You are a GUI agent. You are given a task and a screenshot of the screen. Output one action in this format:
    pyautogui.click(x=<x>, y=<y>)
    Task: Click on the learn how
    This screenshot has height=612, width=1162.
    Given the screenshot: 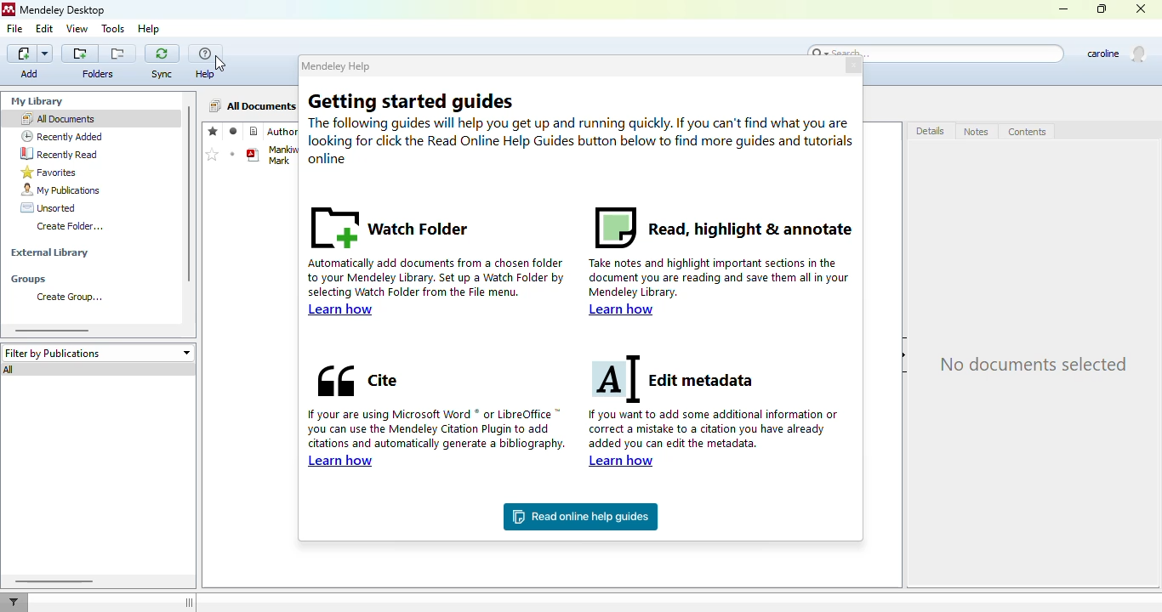 What is the action you would take?
    pyautogui.click(x=341, y=309)
    